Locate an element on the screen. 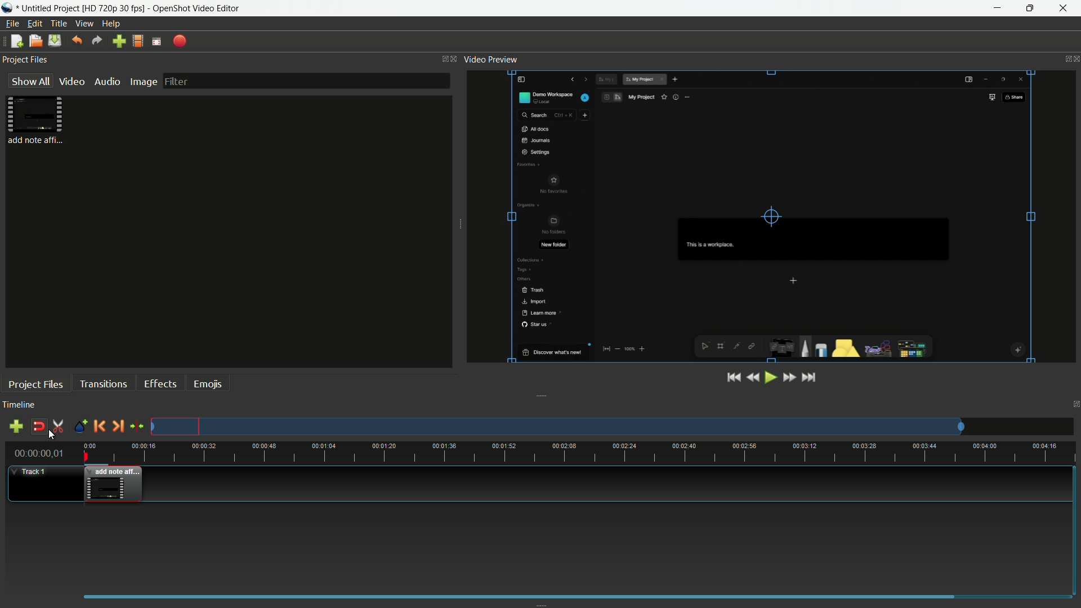 The width and height of the screenshot is (1081, 608). project file is located at coordinates (36, 120).